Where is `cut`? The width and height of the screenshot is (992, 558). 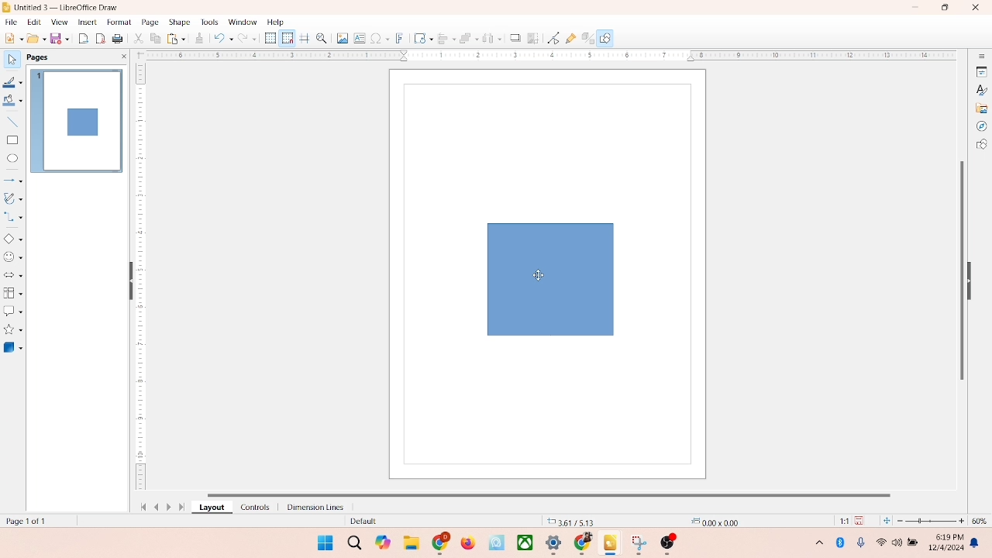 cut is located at coordinates (139, 40).